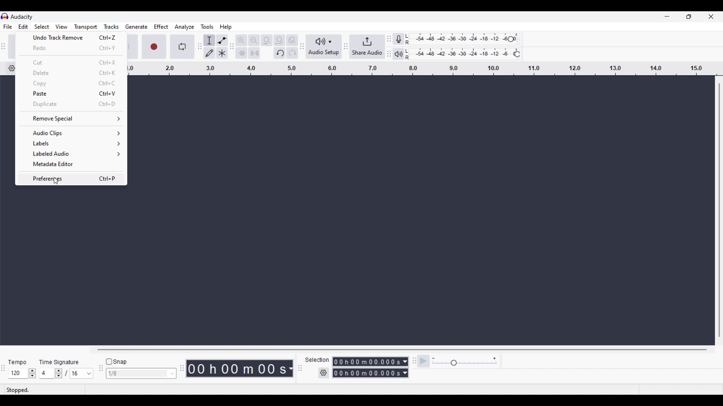  Describe the element at coordinates (72, 133) in the screenshot. I see `Audio clip options` at that location.